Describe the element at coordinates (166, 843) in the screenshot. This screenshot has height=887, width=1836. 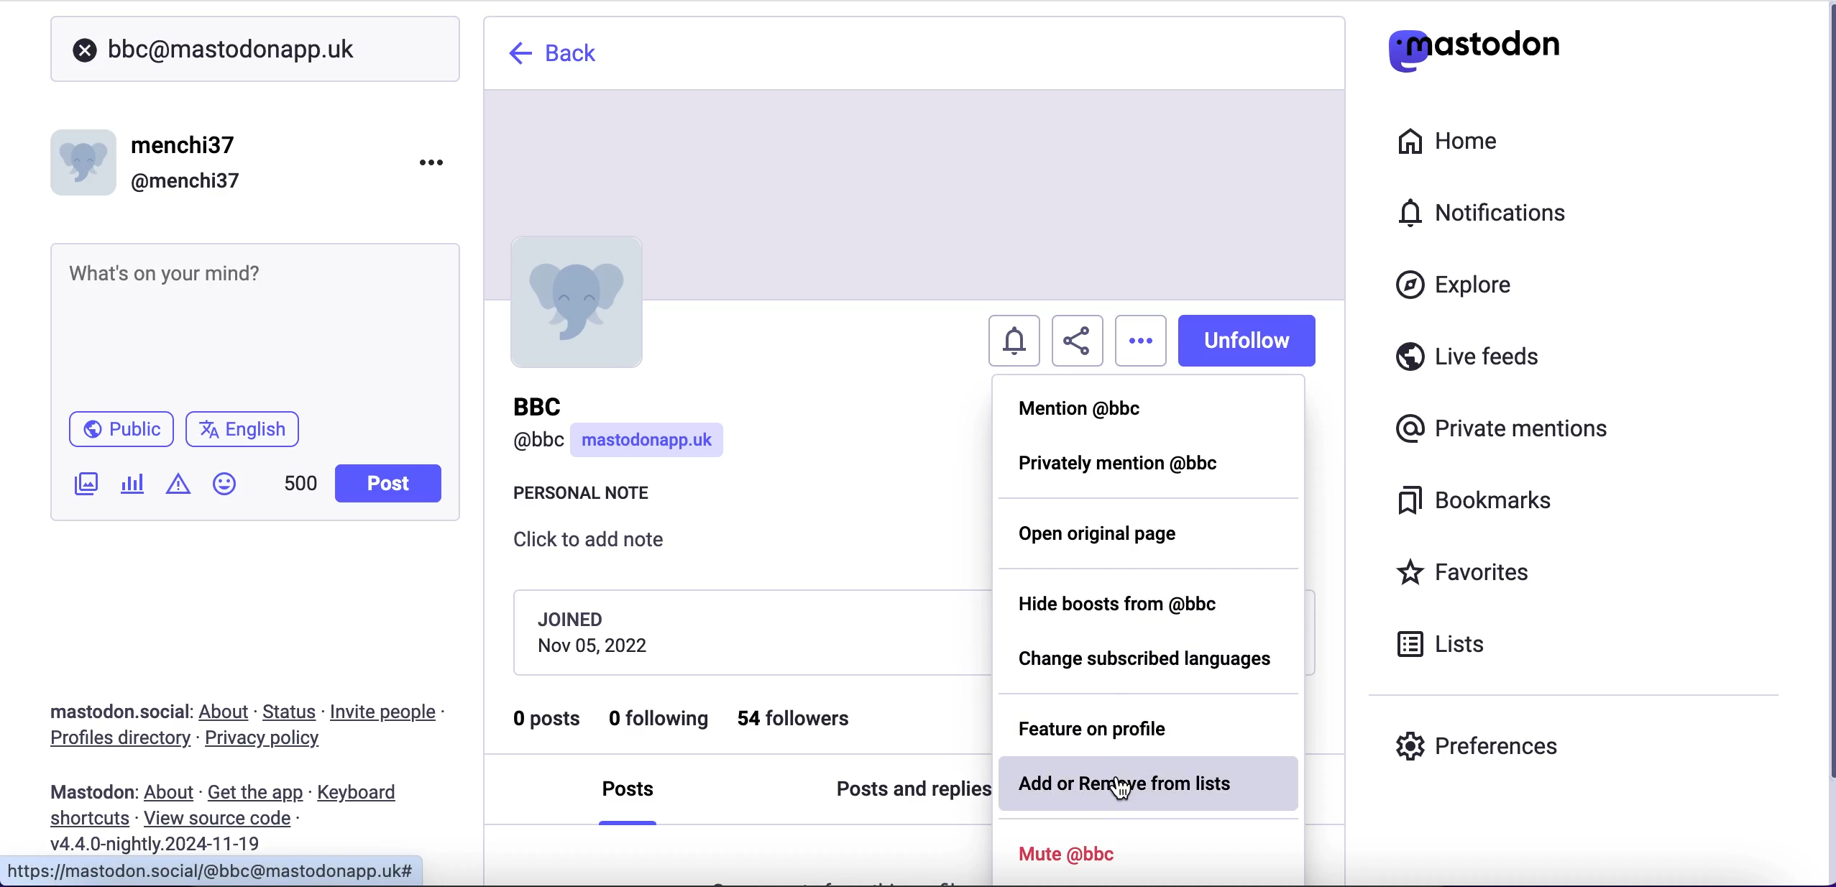
I see `2024-11-19` at that location.